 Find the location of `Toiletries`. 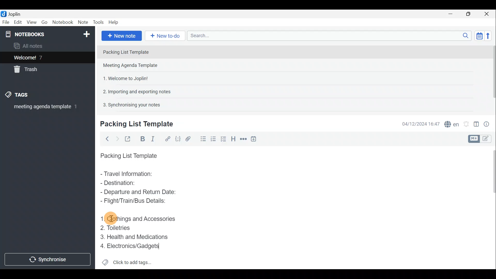

Toiletries is located at coordinates (117, 228).